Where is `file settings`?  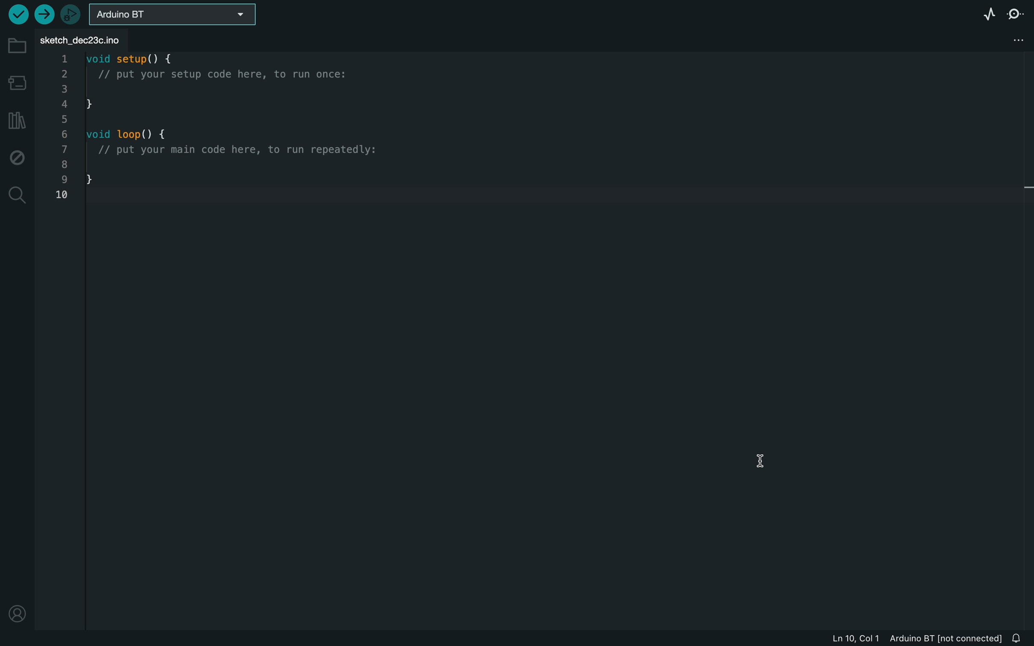
file settings is located at coordinates (1014, 40).